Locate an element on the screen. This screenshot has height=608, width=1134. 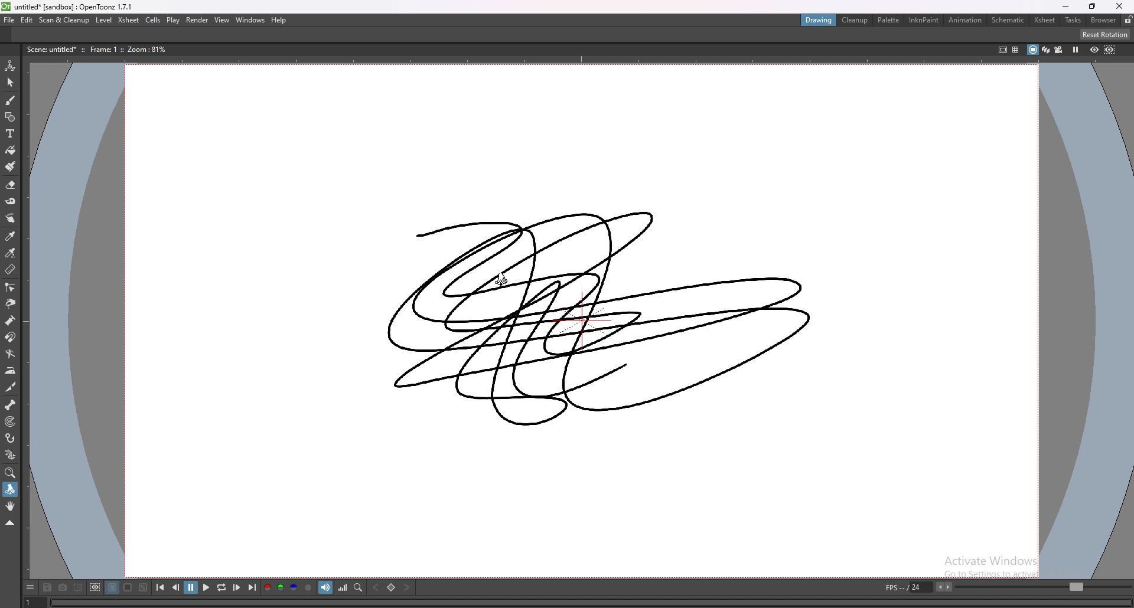
freeze is located at coordinates (1076, 50).